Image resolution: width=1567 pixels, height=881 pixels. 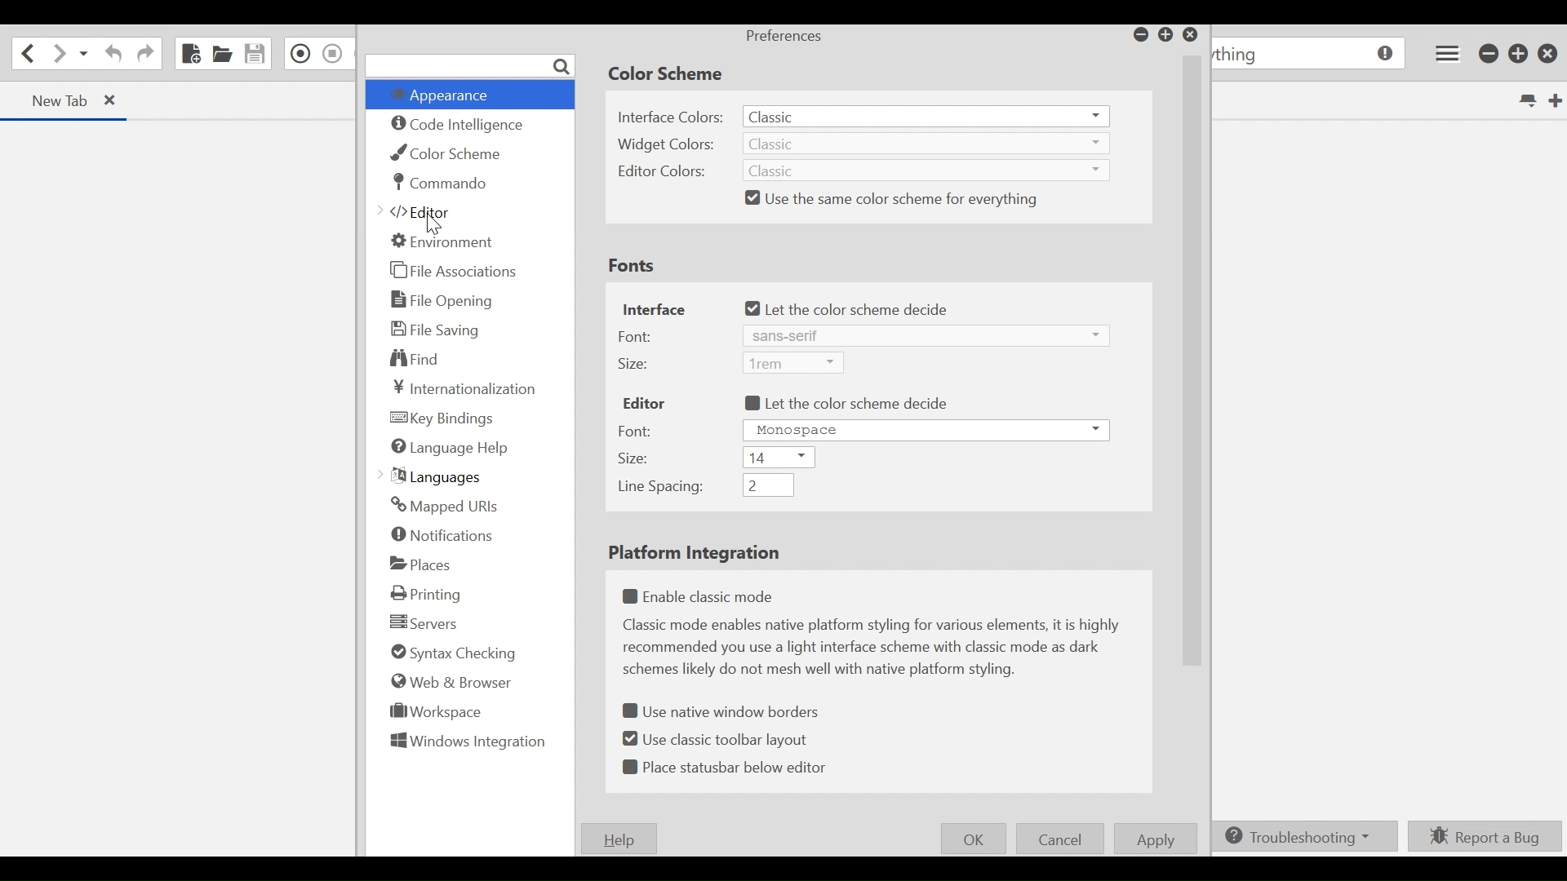 I want to click on Size, so click(x=636, y=365).